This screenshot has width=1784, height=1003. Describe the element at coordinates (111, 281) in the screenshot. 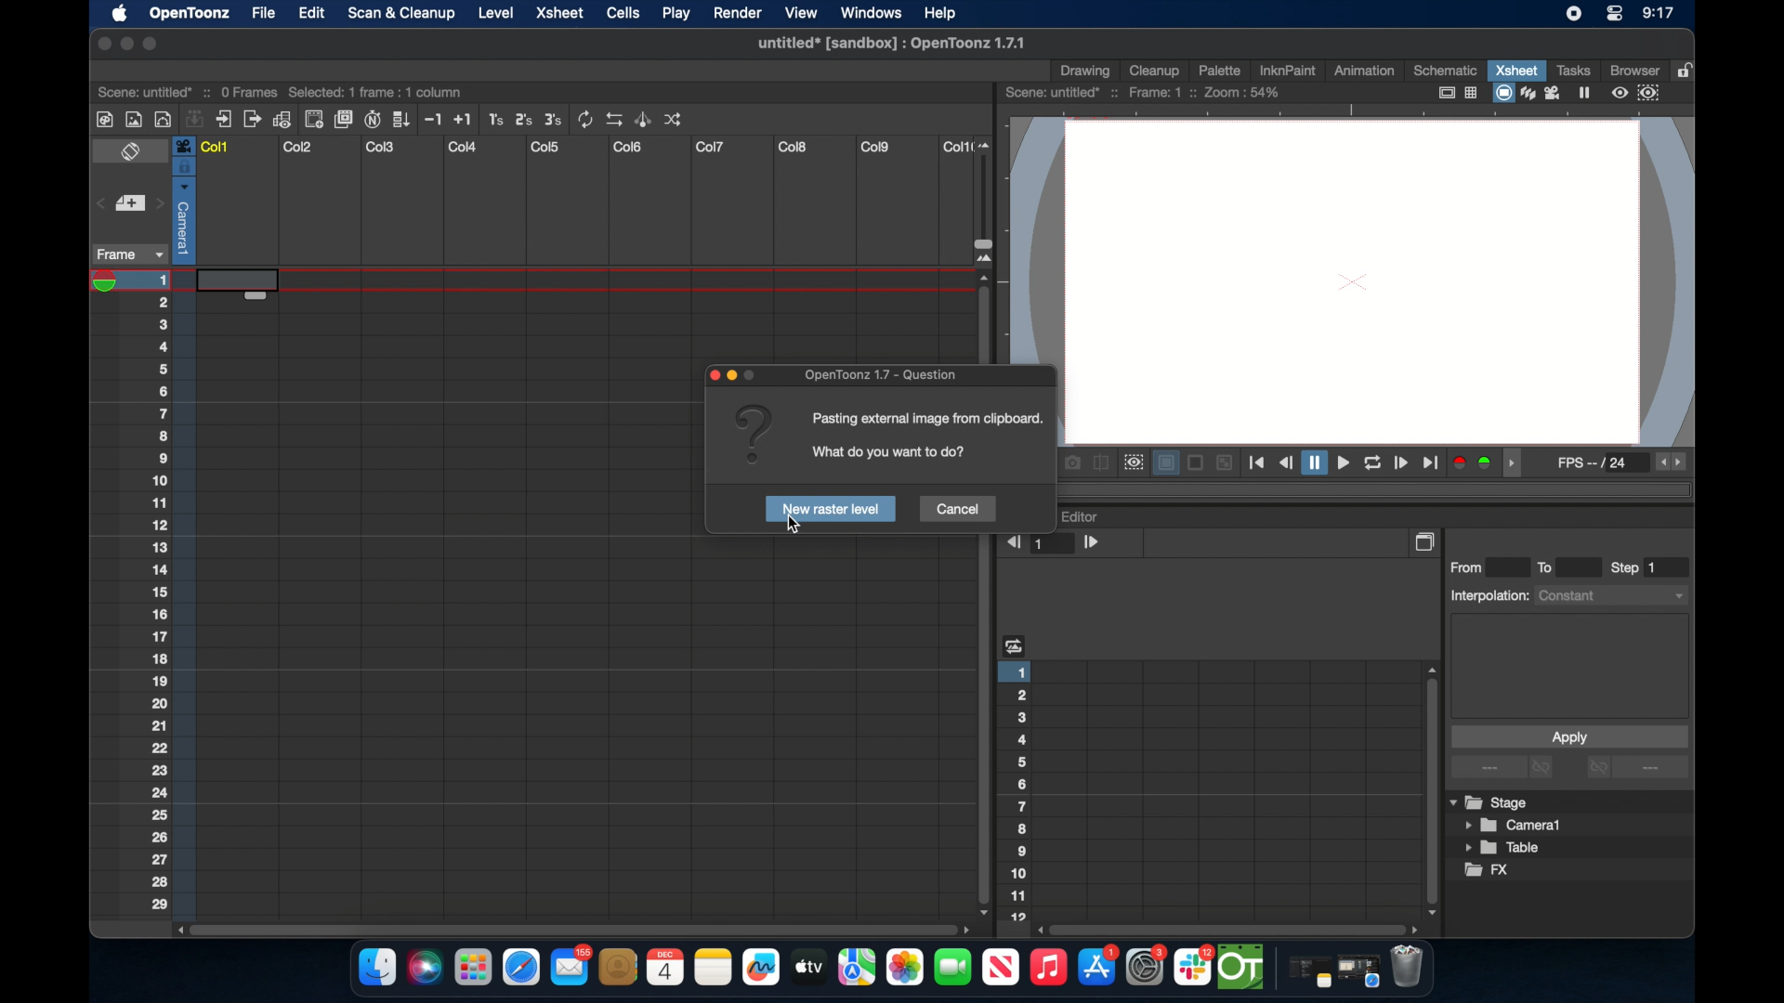

I see `playhead` at that location.